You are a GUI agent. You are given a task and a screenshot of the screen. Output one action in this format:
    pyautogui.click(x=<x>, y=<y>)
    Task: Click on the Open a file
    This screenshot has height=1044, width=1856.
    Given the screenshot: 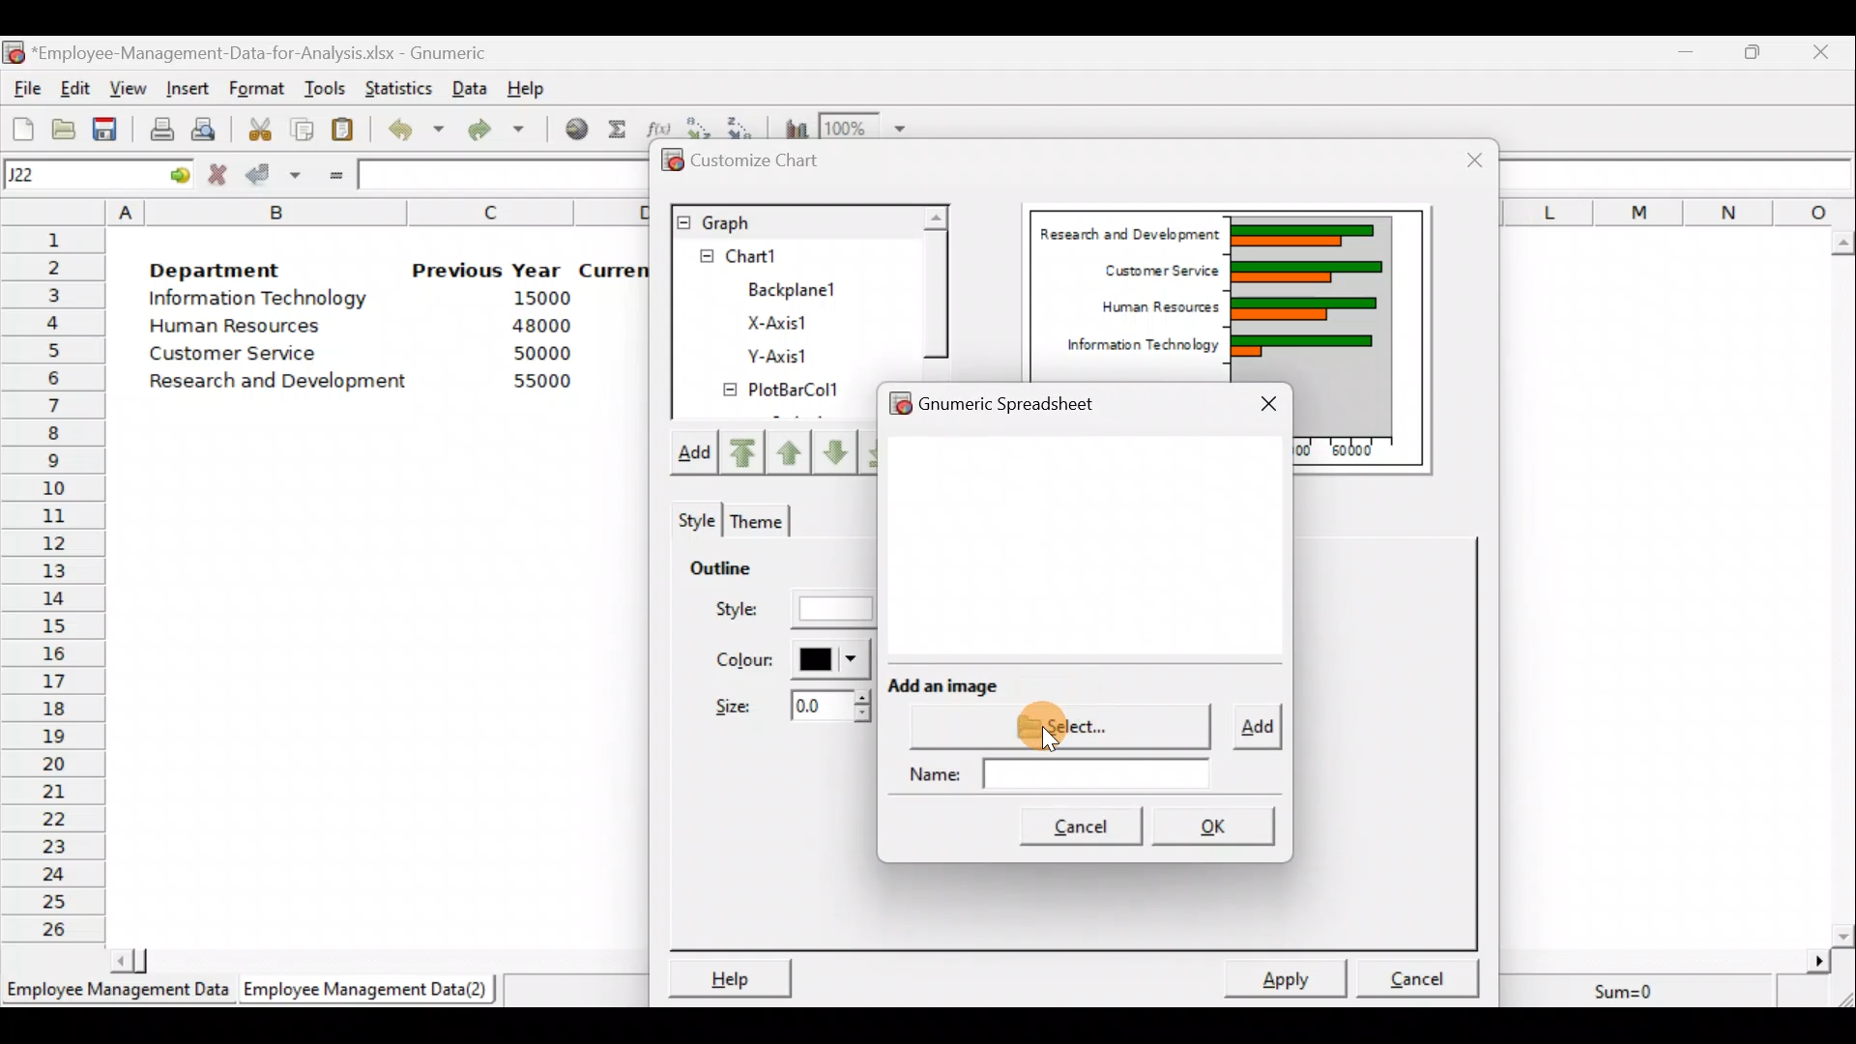 What is the action you would take?
    pyautogui.click(x=63, y=127)
    